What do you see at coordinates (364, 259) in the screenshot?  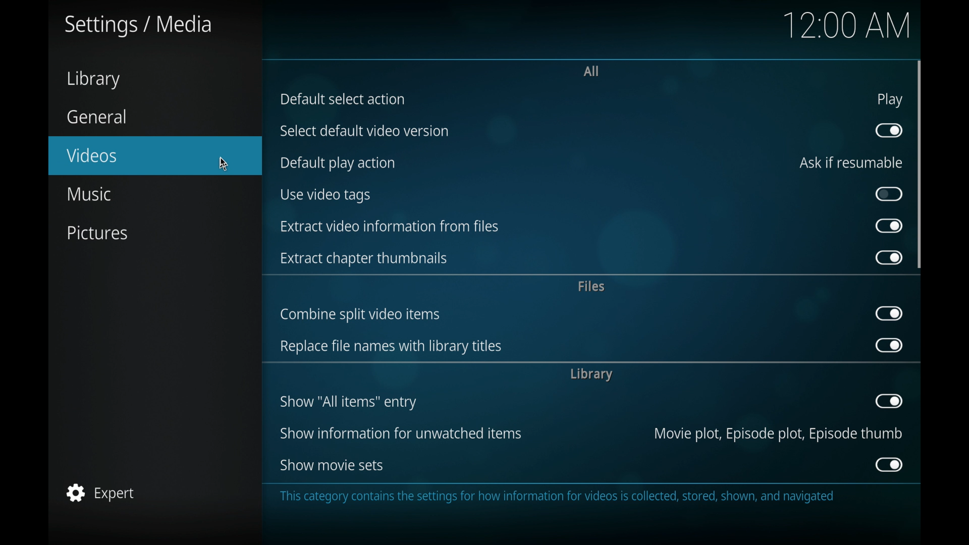 I see `extract chapter thumbnails` at bounding box center [364, 259].